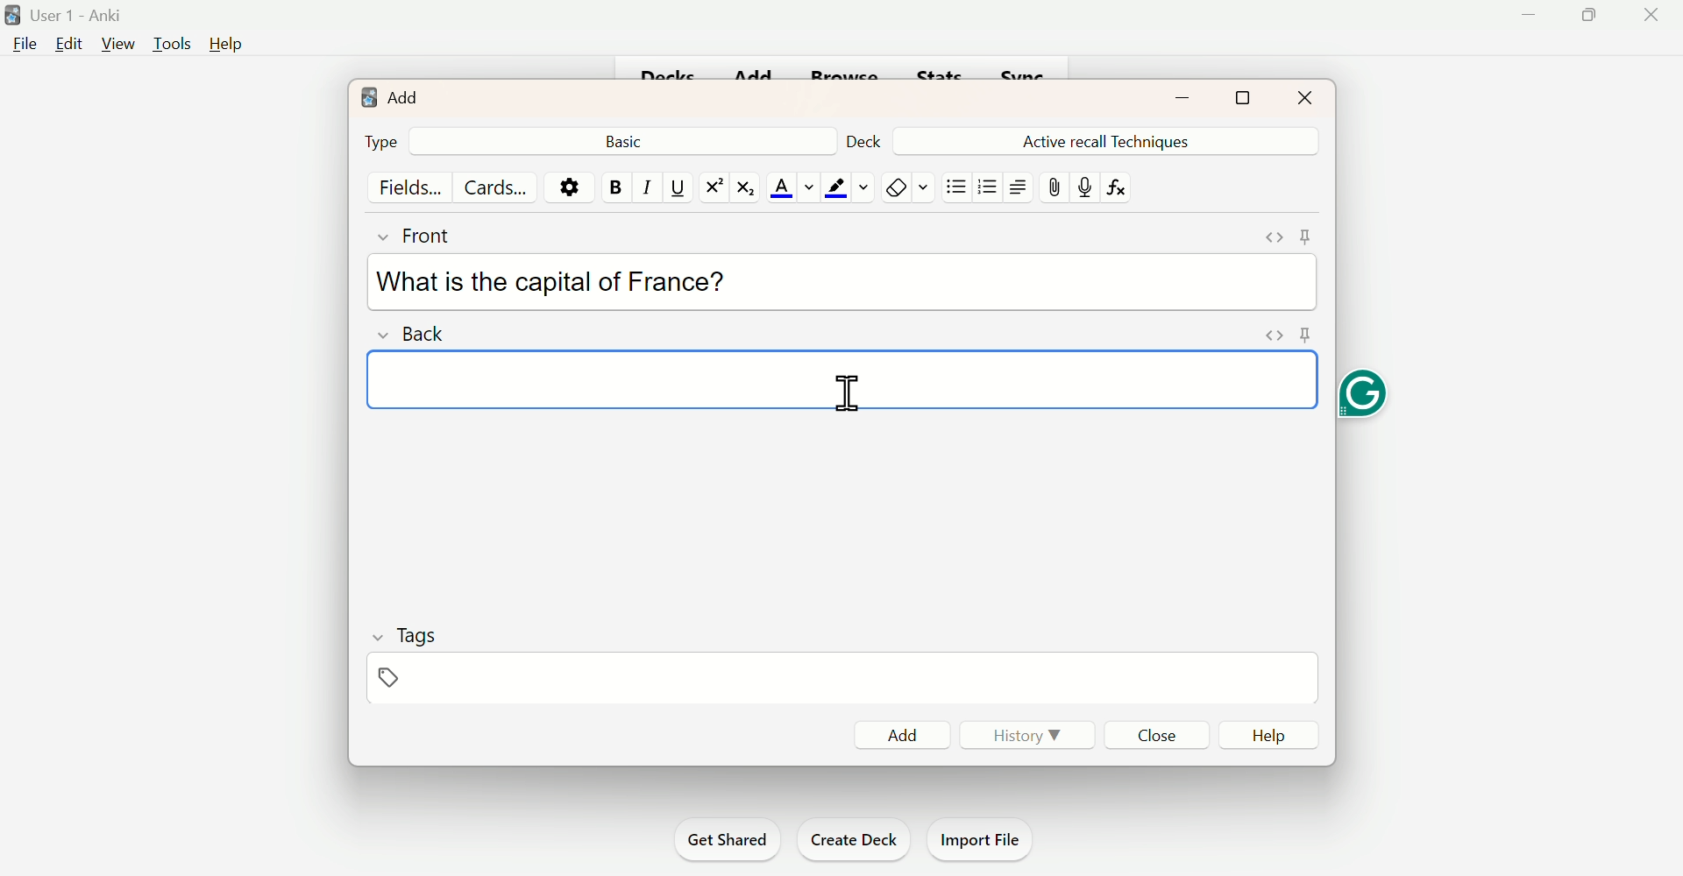 Image resolution: width=1683 pixels, height=876 pixels. What do you see at coordinates (900, 736) in the screenshot?
I see `Add` at bounding box center [900, 736].